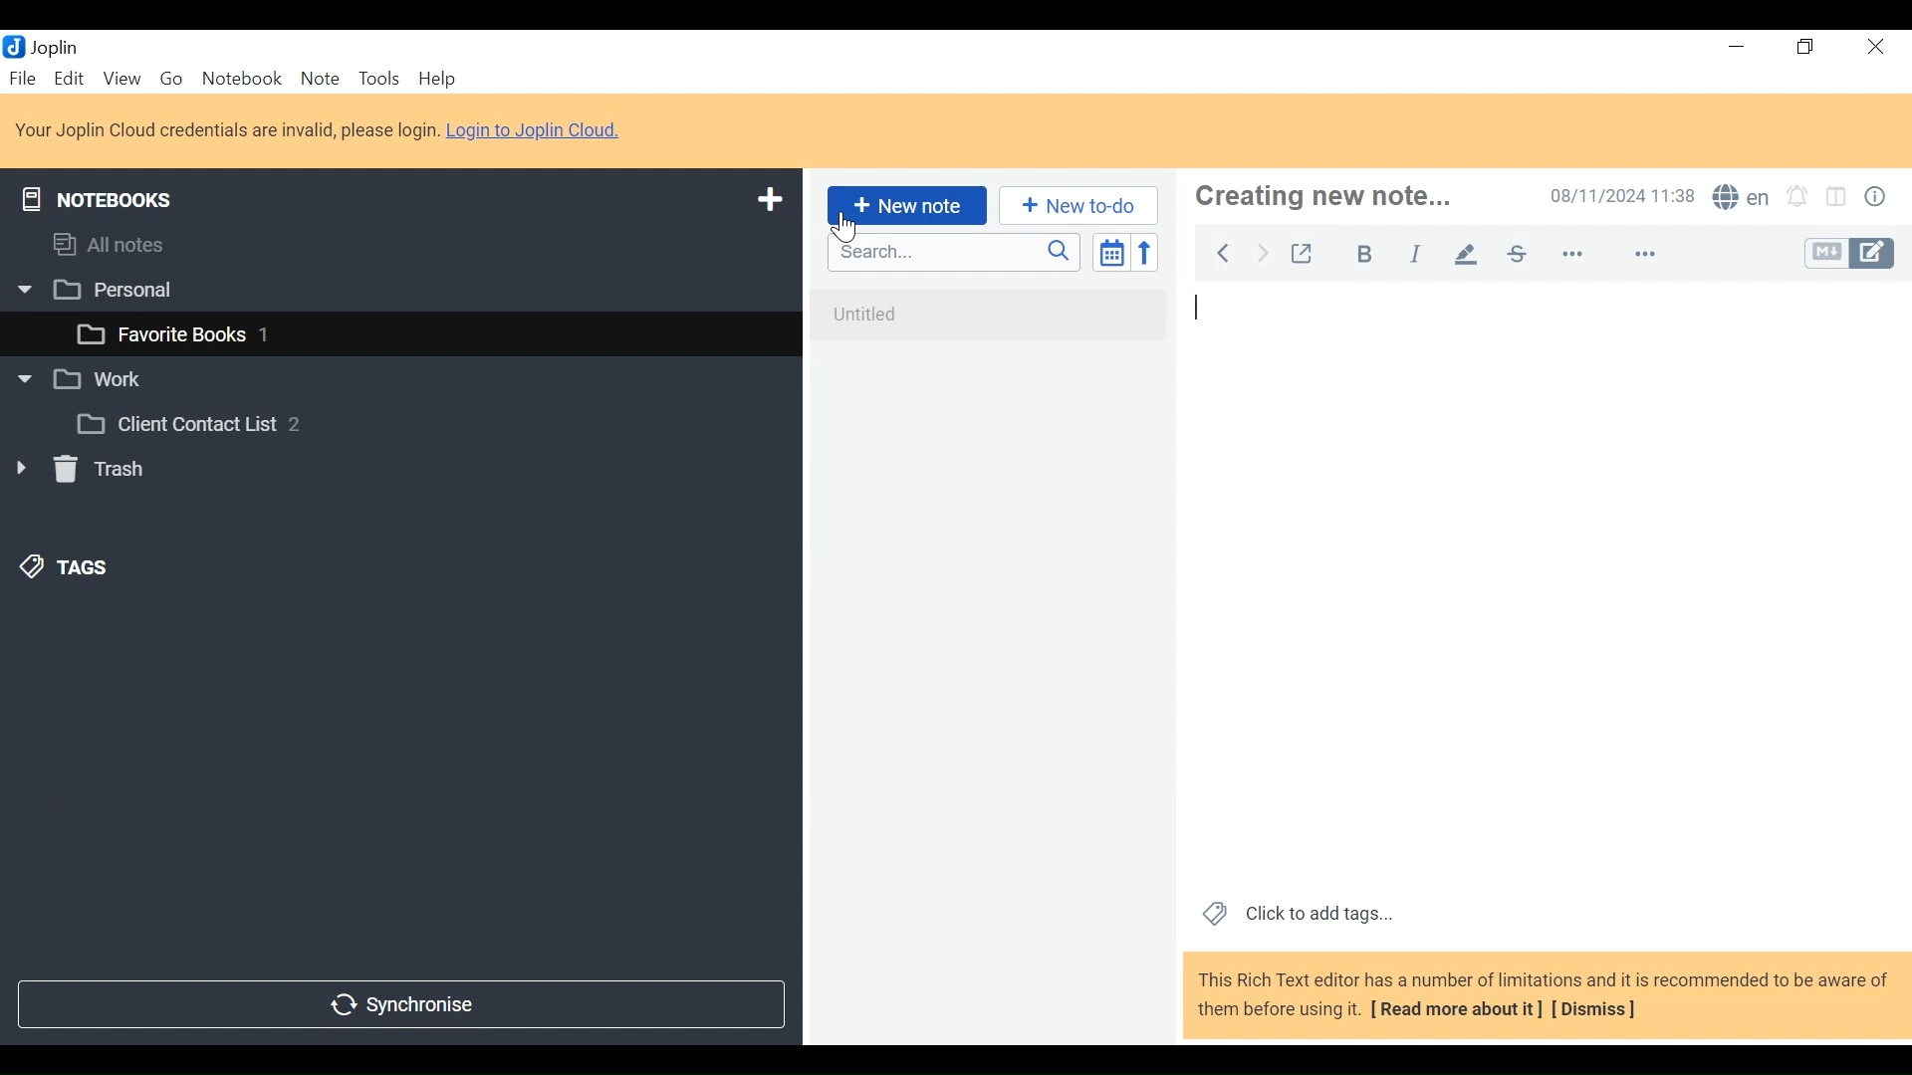 The image size is (1912, 1075). I want to click on Trash, so click(82, 473).